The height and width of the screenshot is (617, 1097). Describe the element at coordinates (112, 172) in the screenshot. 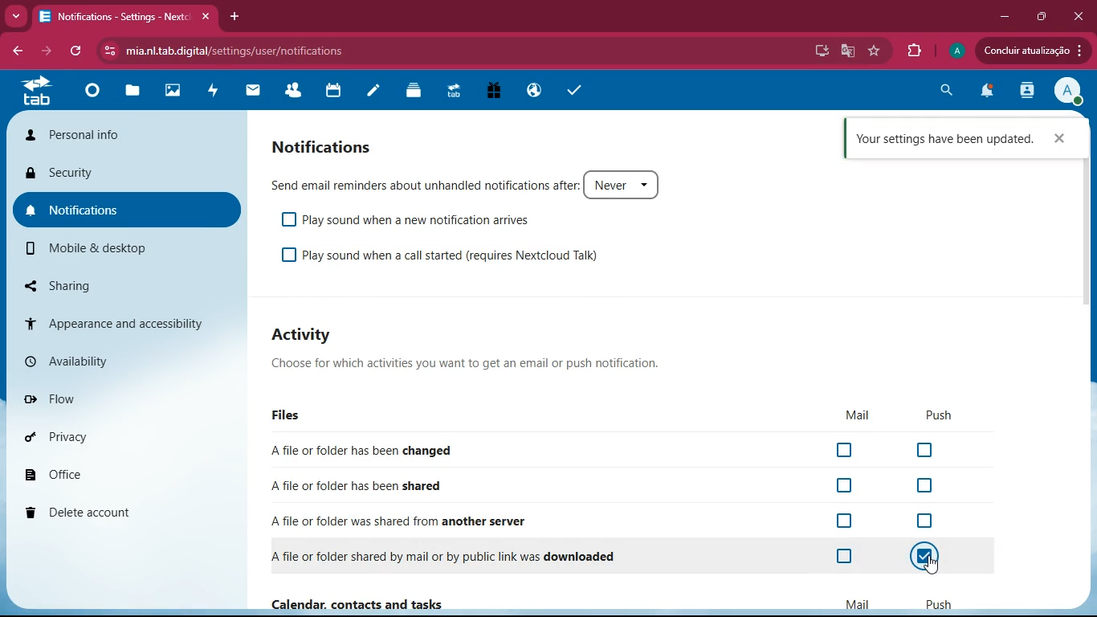

I see `security` at that location.